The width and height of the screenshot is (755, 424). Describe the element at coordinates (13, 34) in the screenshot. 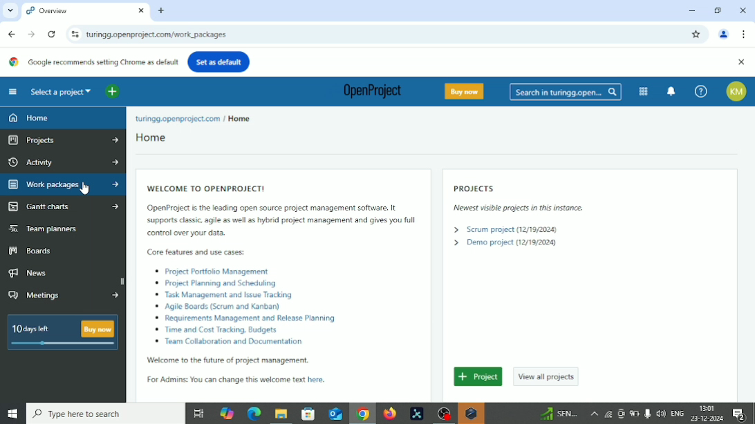

I see `Back` at that location.